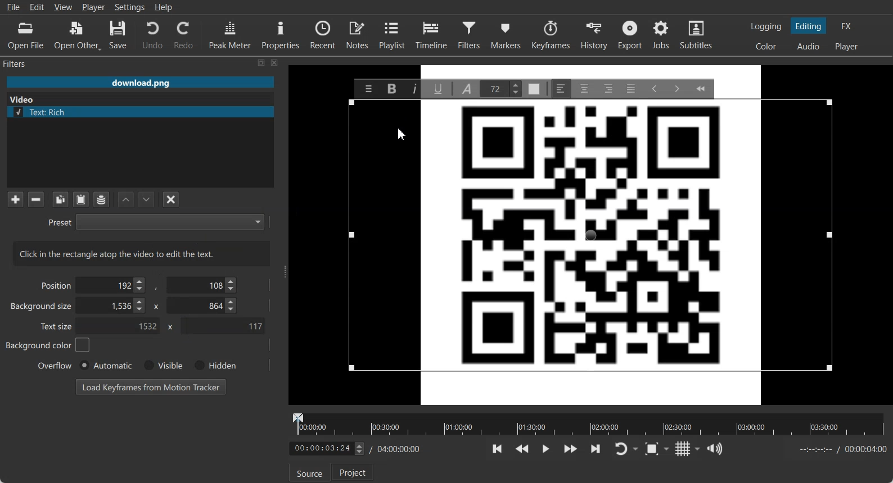 Image resolution: width=893 pixels, height=483 pixels. Describe the element at coordinates (172, 199) in the screenshot. I see `Deselect the filter` at that location.